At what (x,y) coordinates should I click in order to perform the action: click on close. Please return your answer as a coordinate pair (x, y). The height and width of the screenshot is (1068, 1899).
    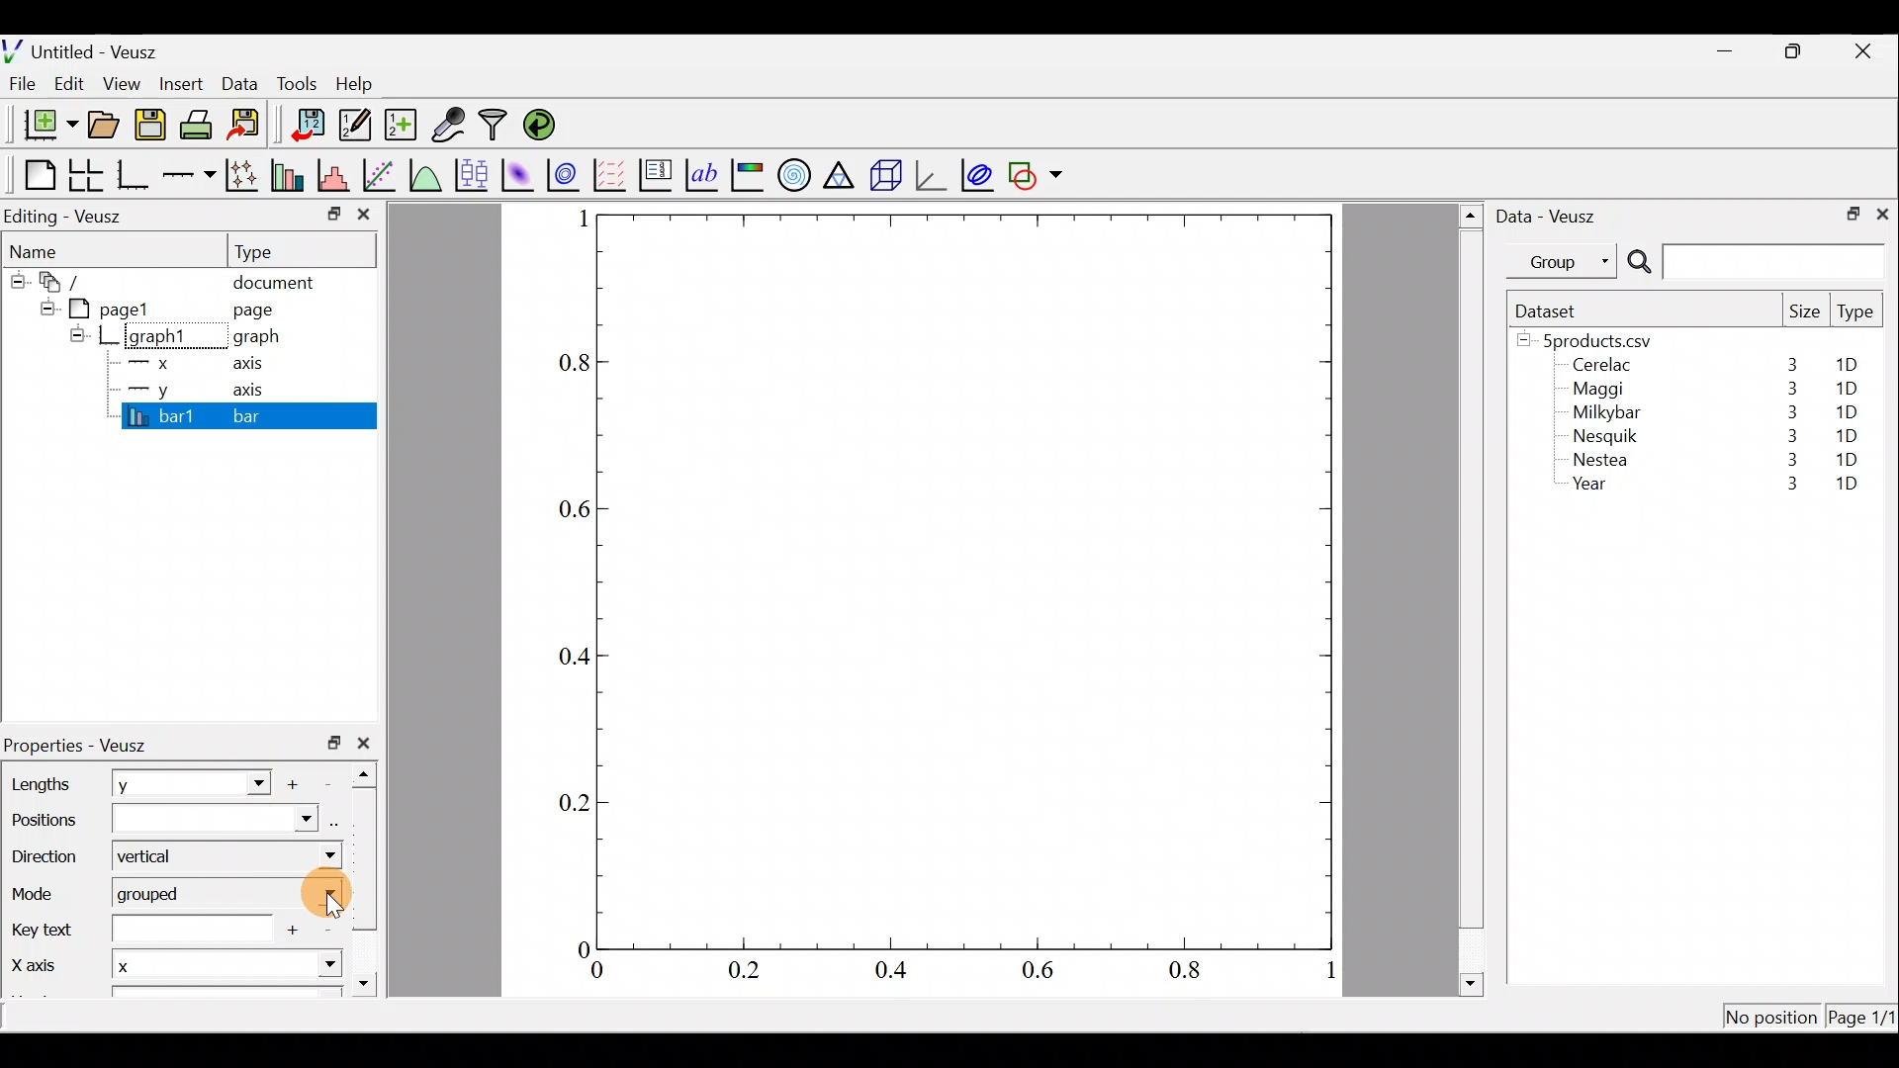
    Looking at the image, I should click on (368, 743).